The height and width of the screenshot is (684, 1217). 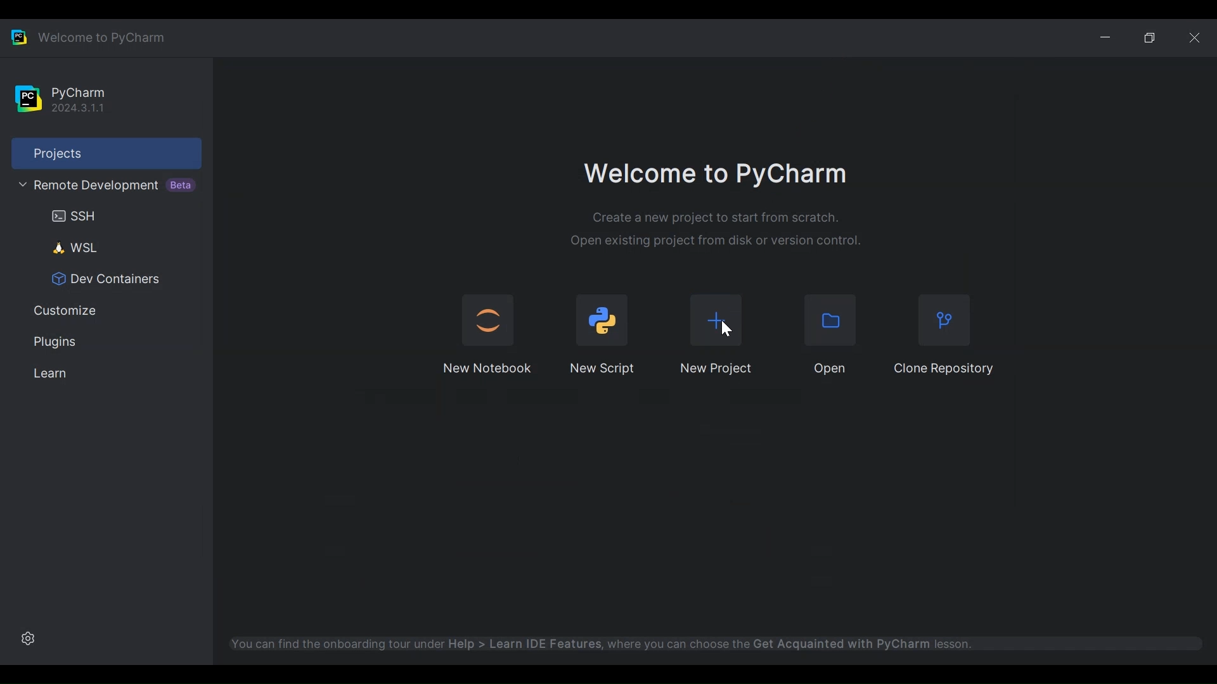 What do you see at coordinates (716, 175) in the screenshot?
I see `Welcome to PyCharm` at bounding box center [716, 175].